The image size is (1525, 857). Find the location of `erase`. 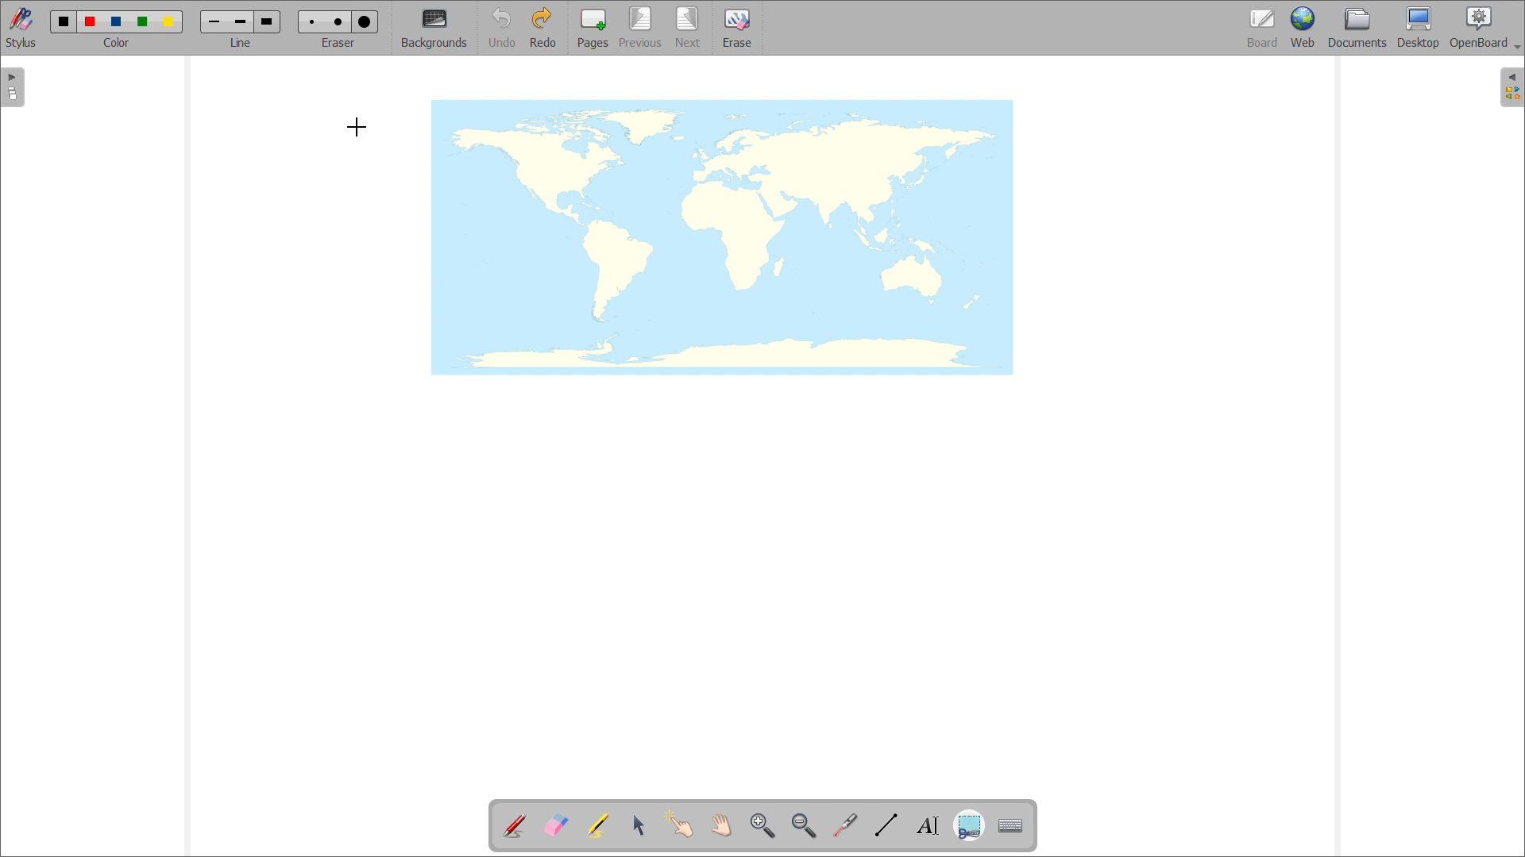

erase is located at coordinates (738, 28).